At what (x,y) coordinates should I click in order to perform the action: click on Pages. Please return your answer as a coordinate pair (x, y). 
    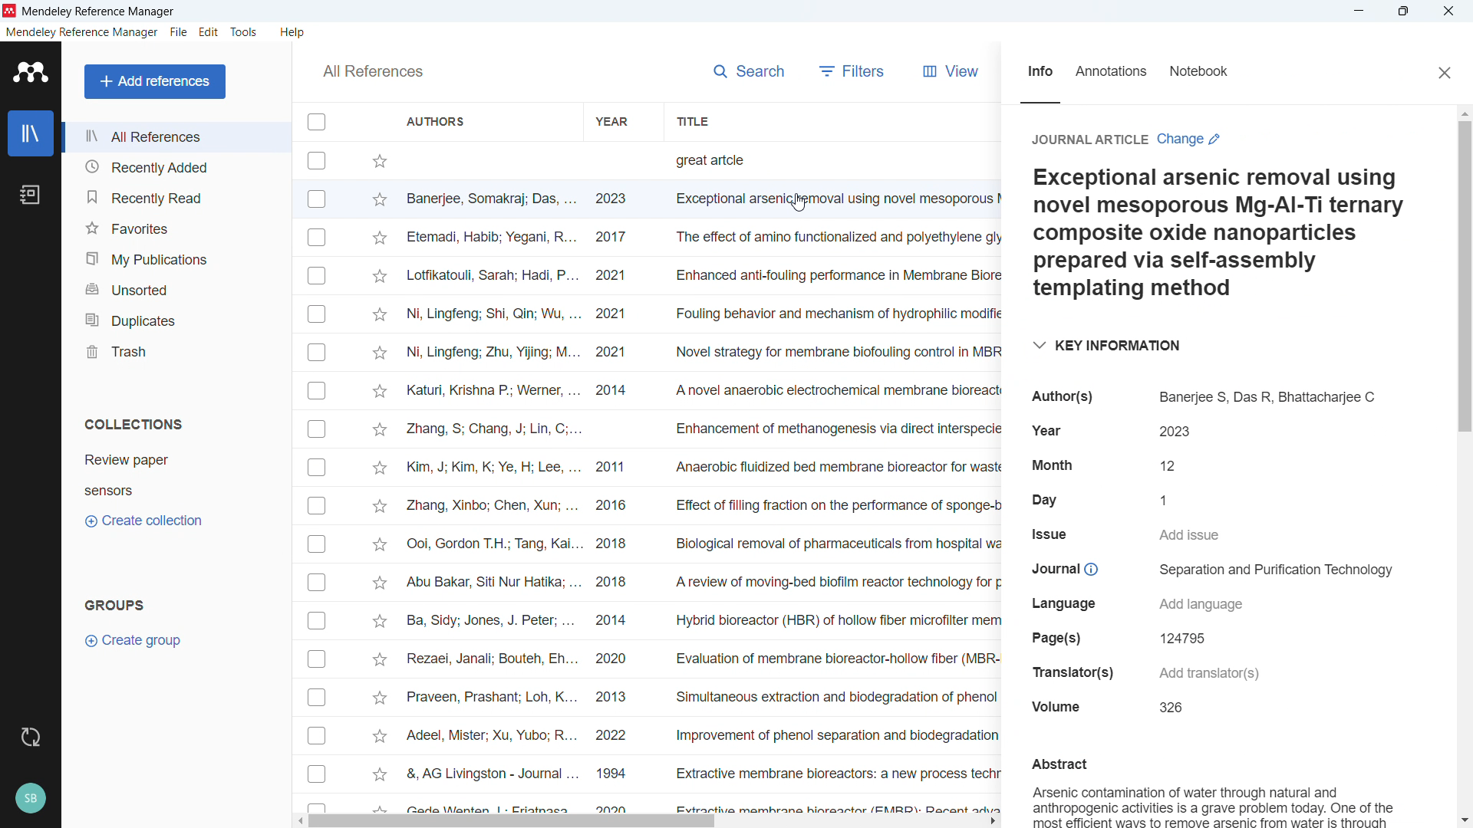
    Looking at the image, I should click on (1056, 638).